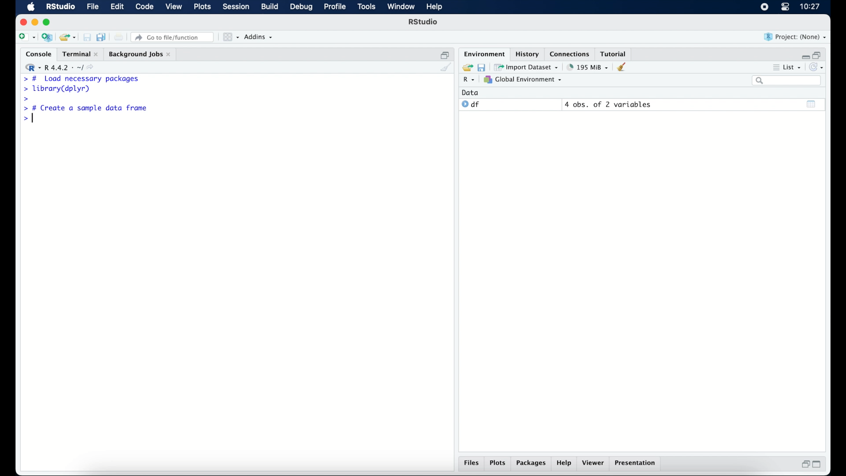 The image size is (846, 476). Describe the element at coordinates (445, 54) in the screenshot. I see `restore down` at that location.